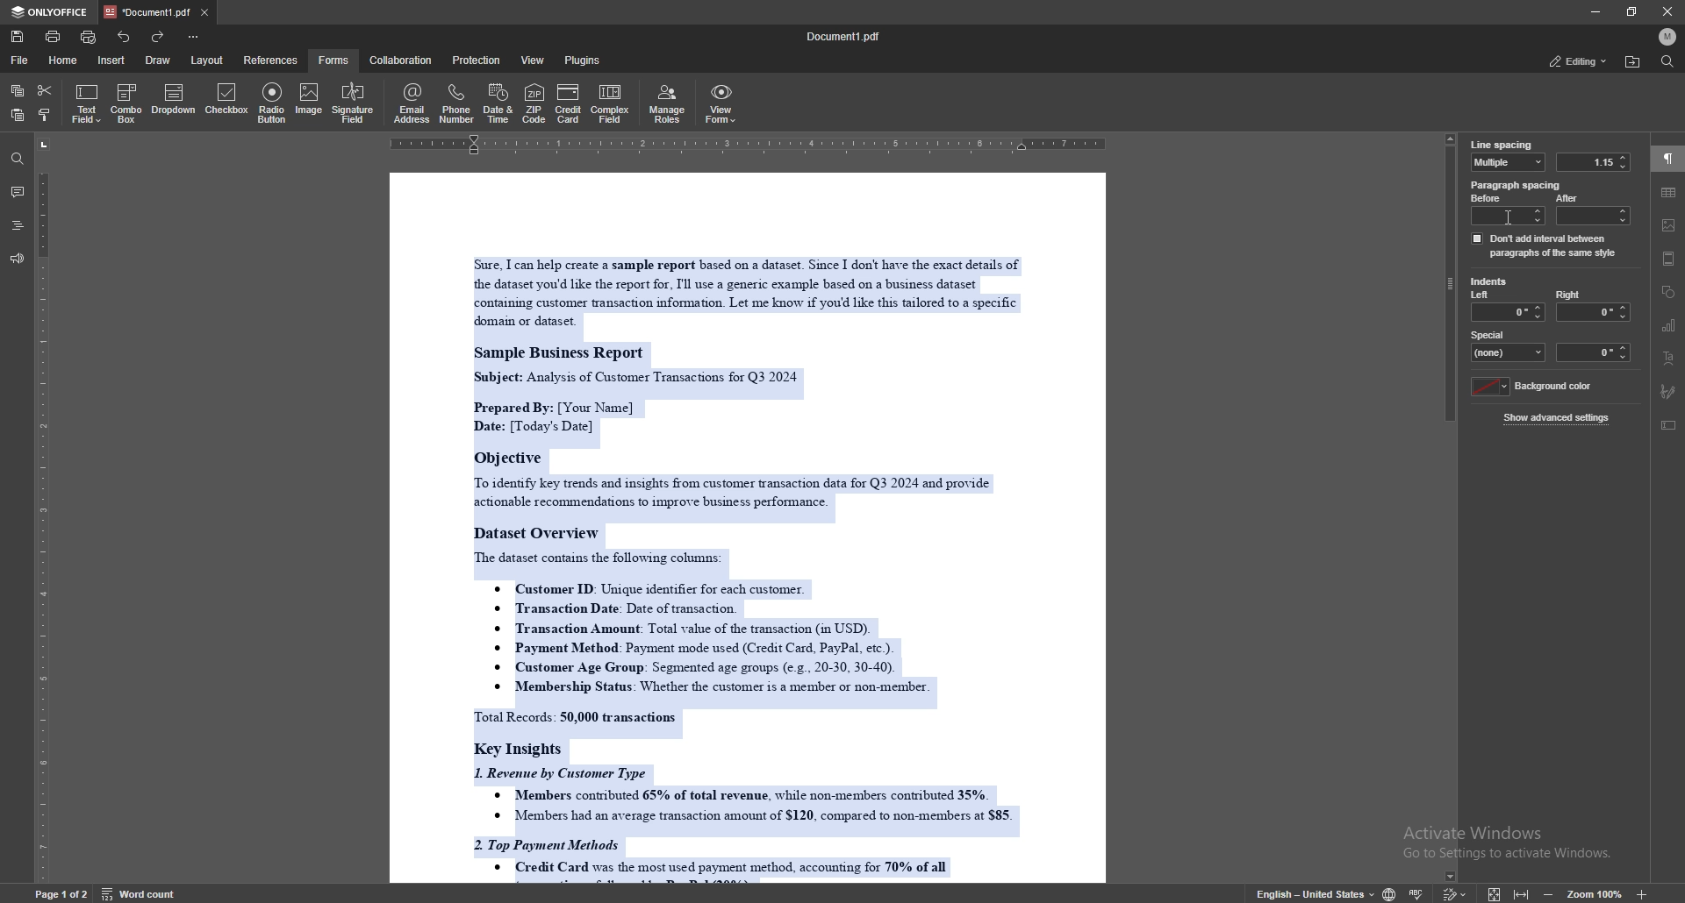 Image resolution: width=1685 pixels, height=903 pixels. I want to click on table, so click(1669, 192).